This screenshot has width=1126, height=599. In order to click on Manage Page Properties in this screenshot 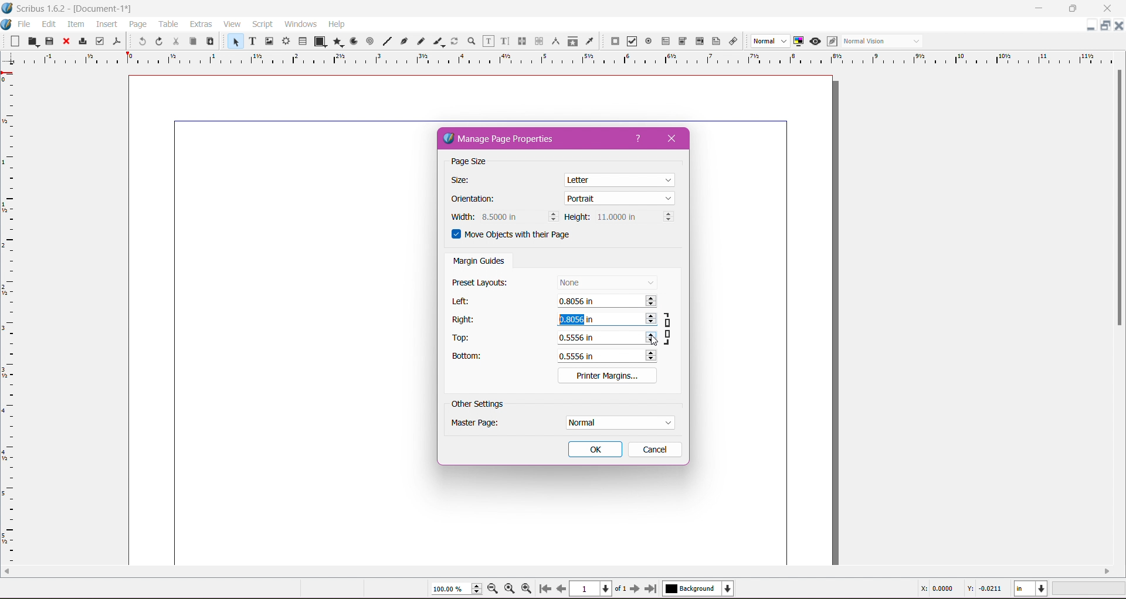, I will do `click(508, 139)`.